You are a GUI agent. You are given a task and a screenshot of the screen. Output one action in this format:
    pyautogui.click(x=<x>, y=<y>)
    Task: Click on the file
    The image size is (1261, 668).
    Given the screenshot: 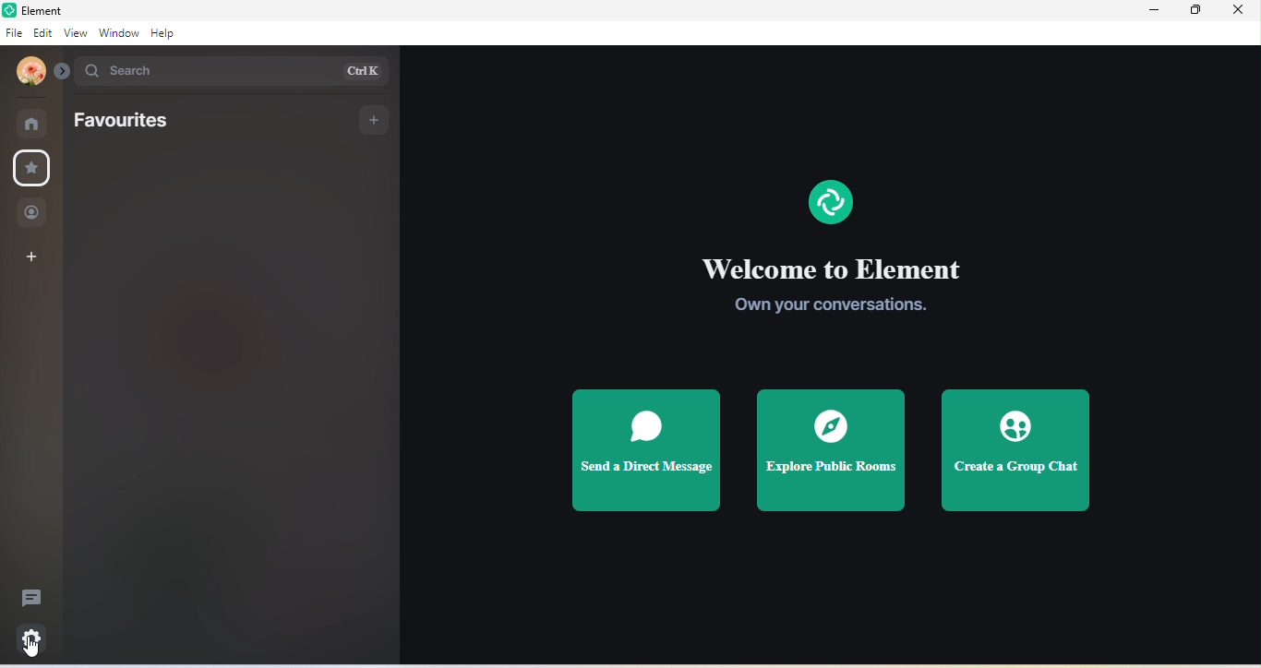 What is the action you would take?
    pyautogui.click(x=14, y=33)
    